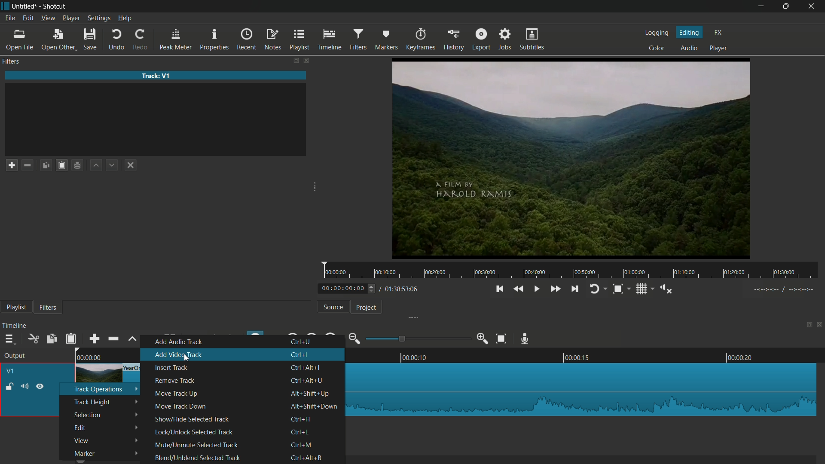  I want to click on subtitles, so click(533, 40).